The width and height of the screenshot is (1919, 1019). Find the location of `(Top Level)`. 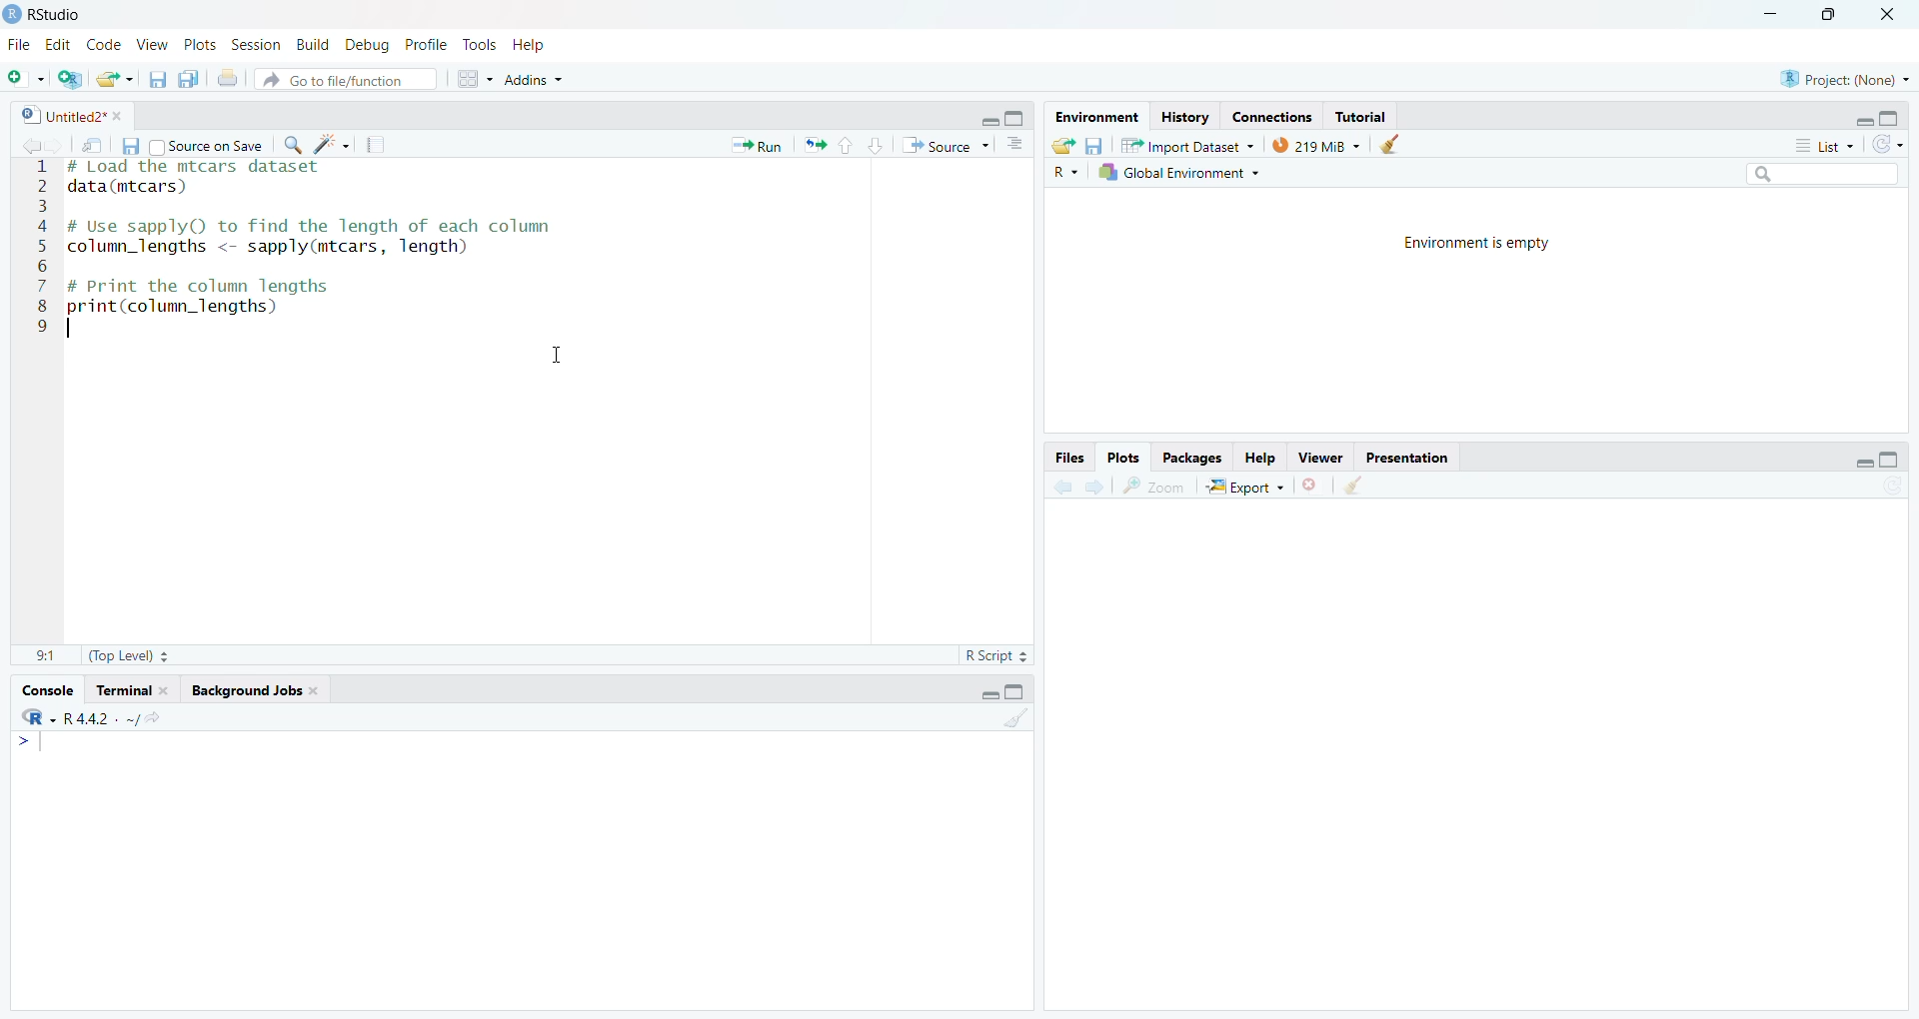

(Top Level) is located at coordinates (128, 656).